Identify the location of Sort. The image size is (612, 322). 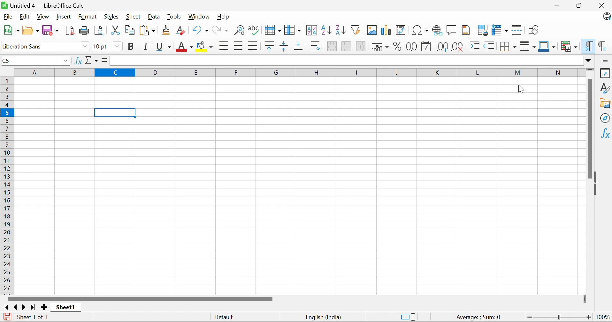
(312, 30).